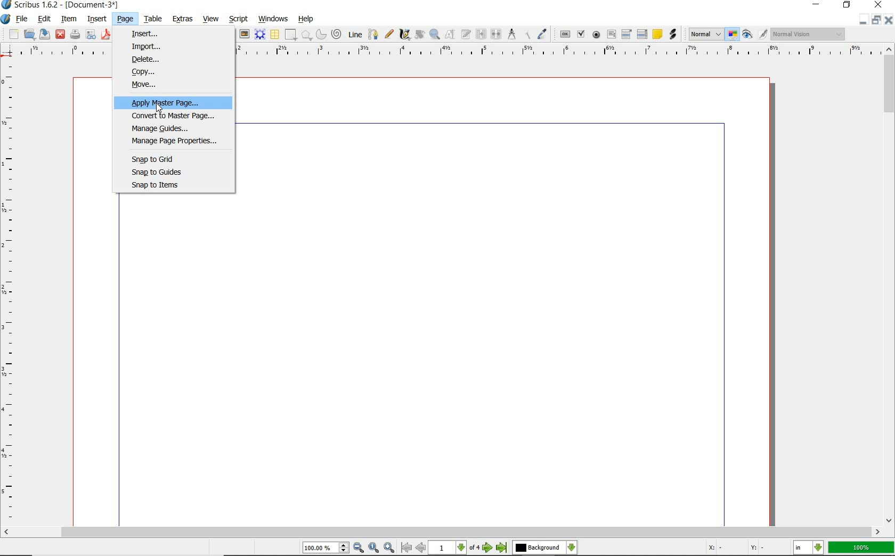 The width and height of the screenshot is (895, 556). I want to click on visual appearance of the display: Normal Vision, so click(809, 34).